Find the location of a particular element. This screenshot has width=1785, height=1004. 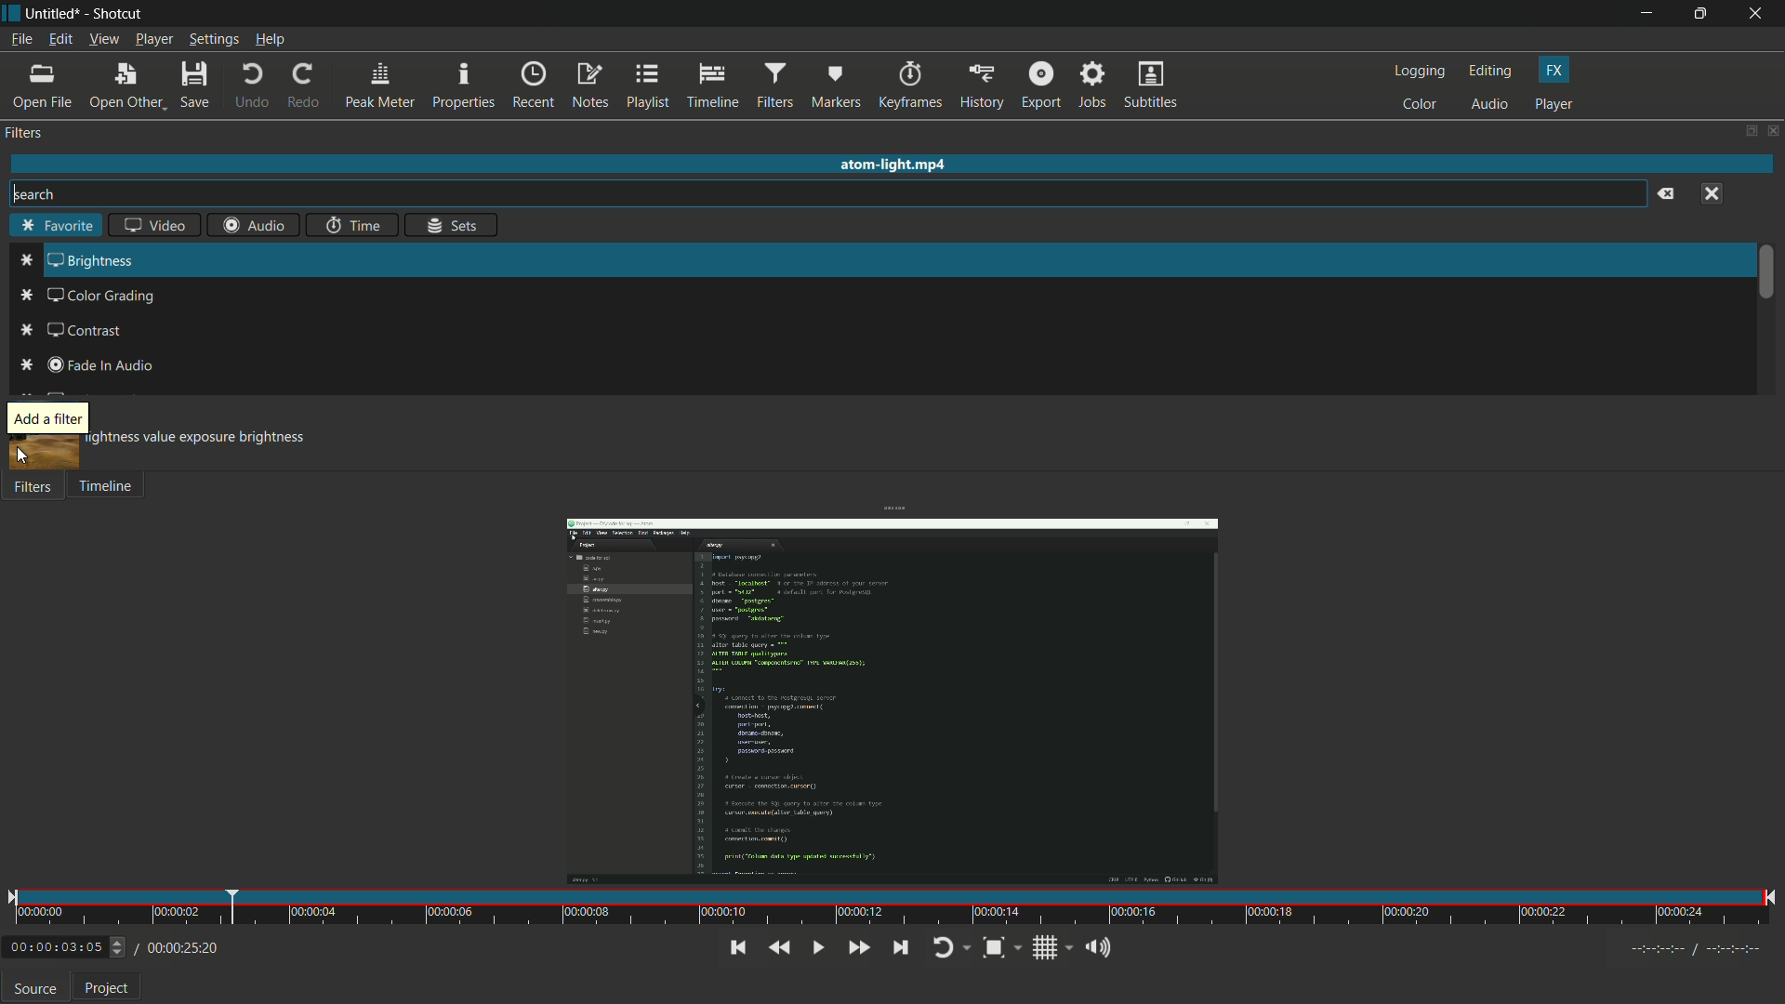

undo is located at coordinates (249, 86).